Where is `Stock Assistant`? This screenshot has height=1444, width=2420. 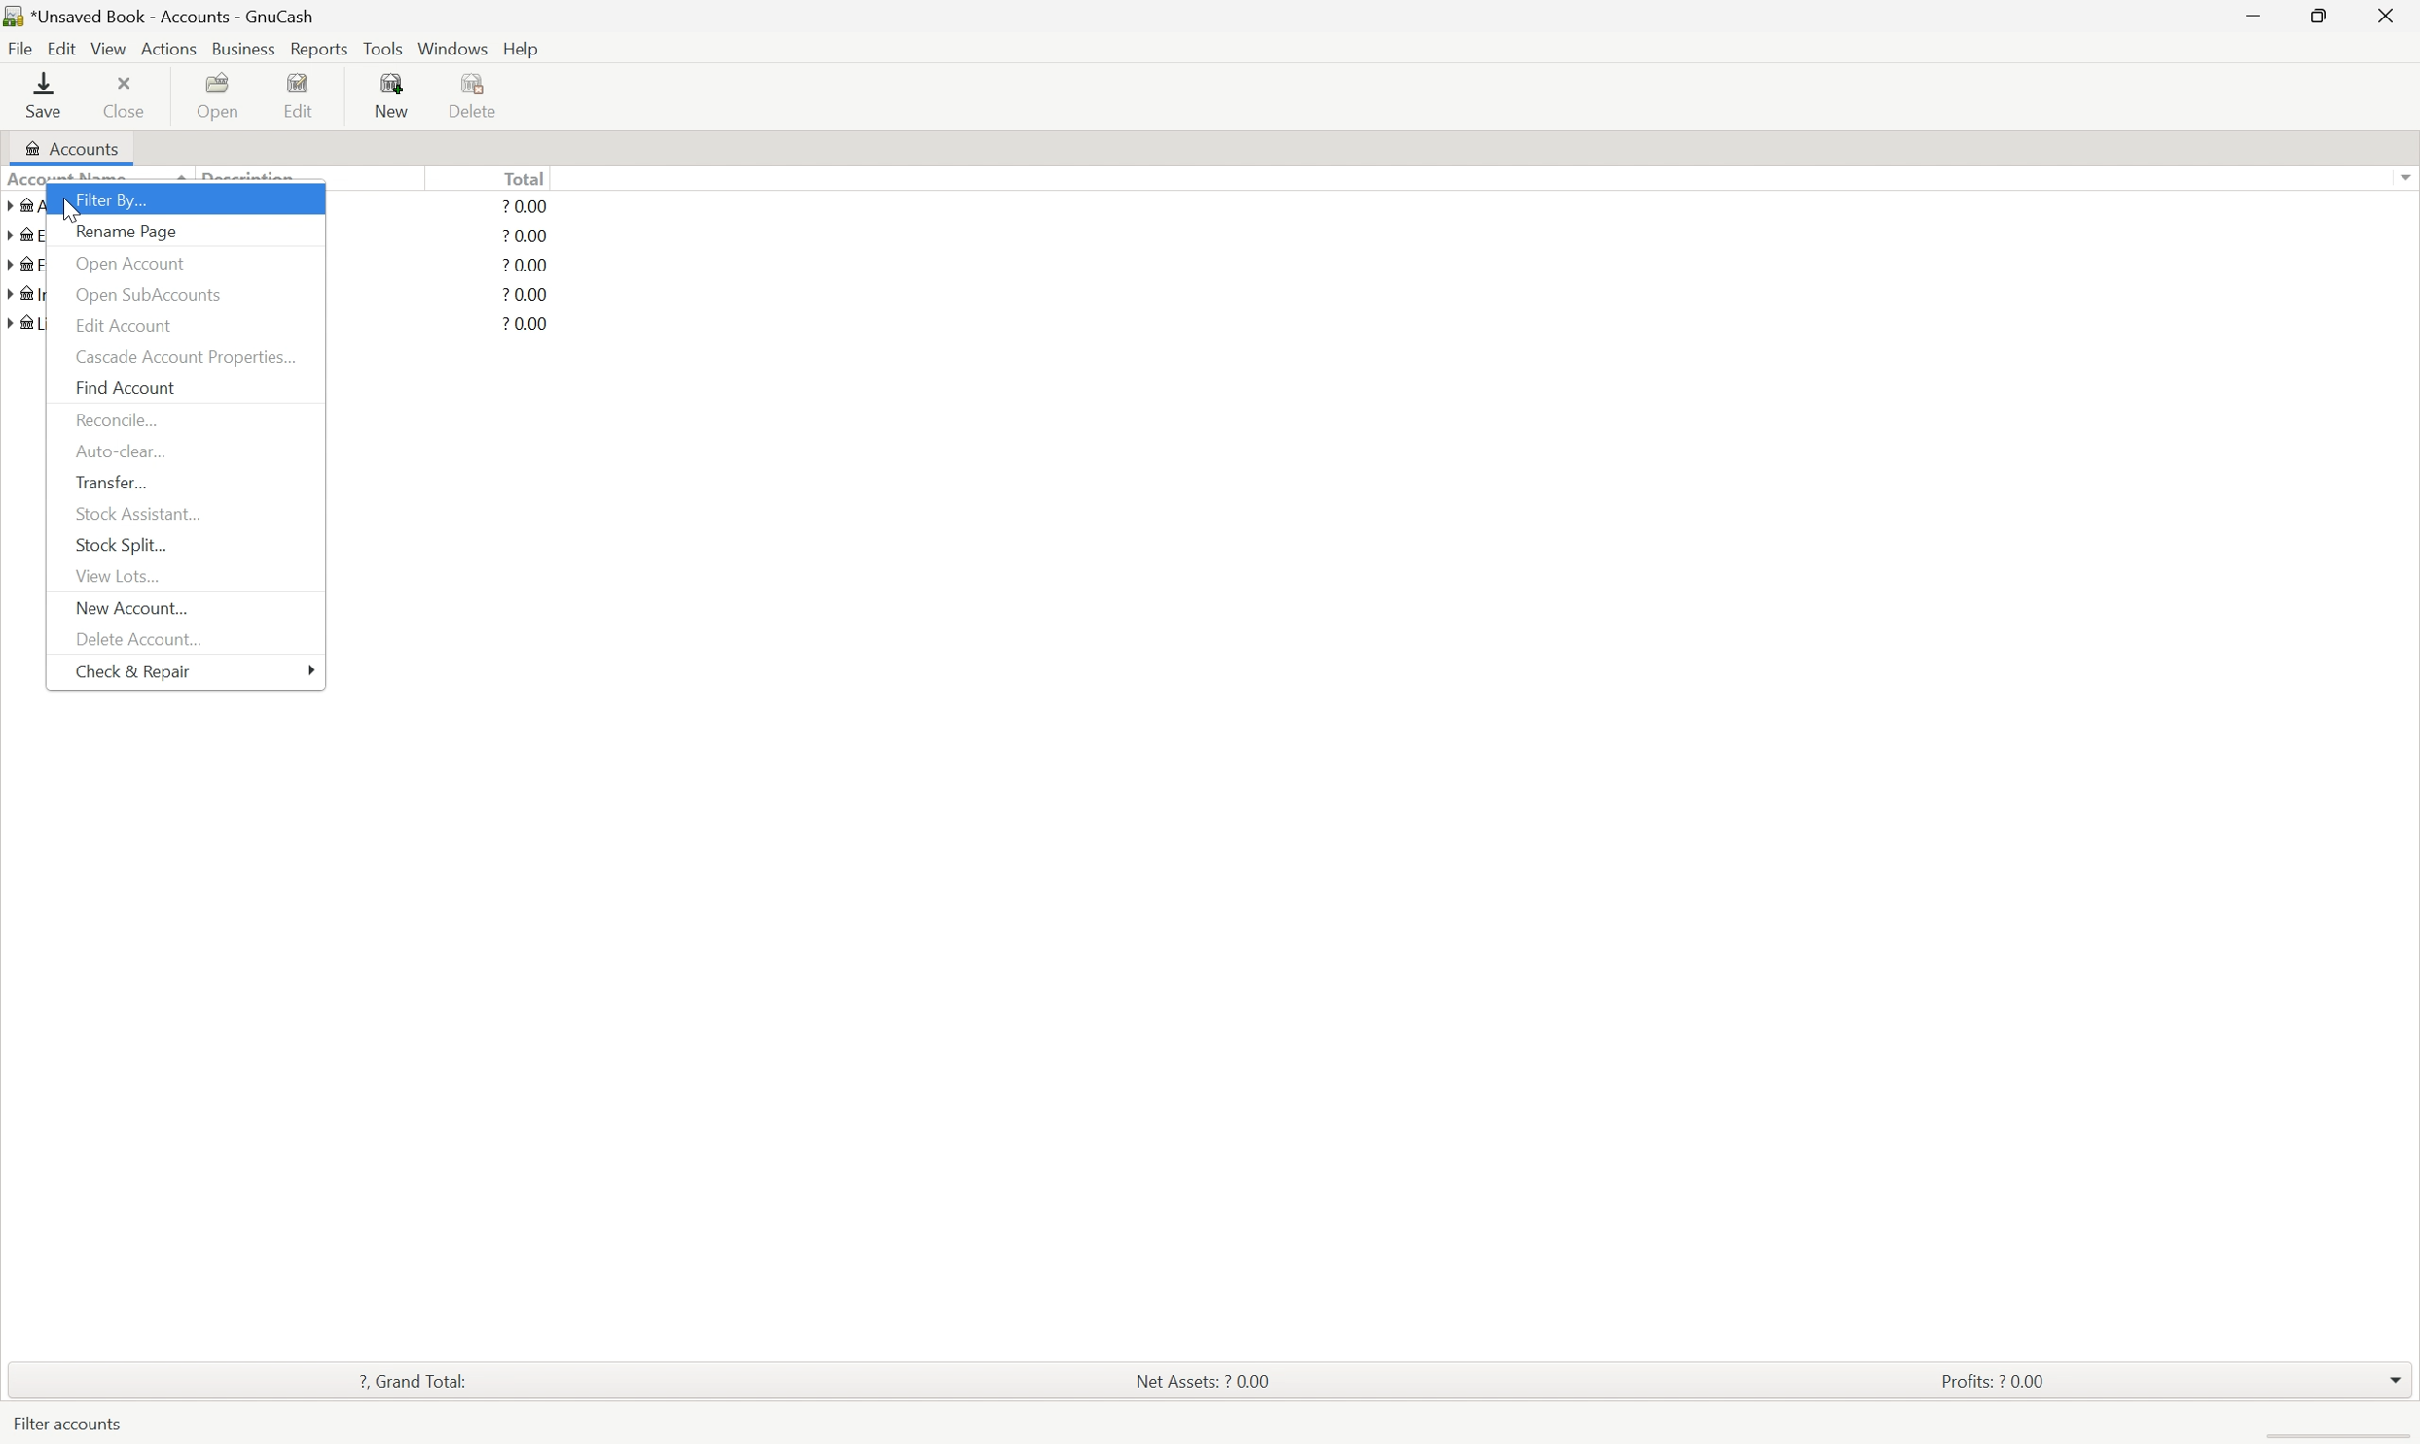 Stock Assistant is located at coordinates (144, 512).